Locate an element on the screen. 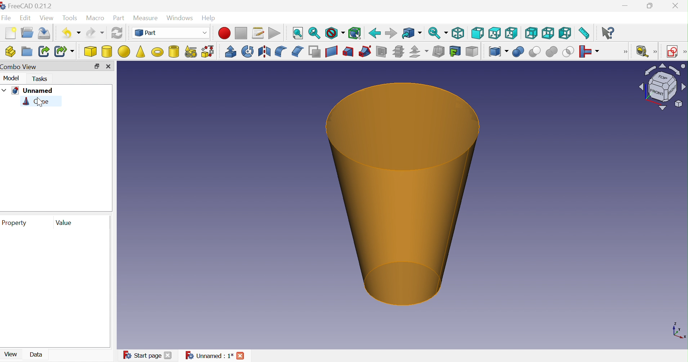  Tasks is located at coordinates (39, 79).